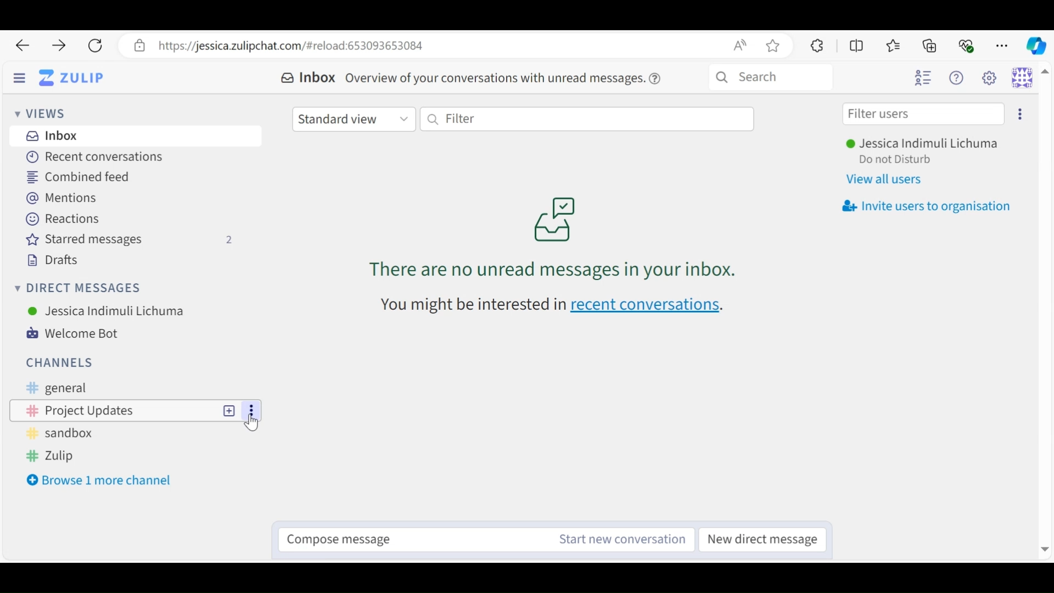 Image resolution: width=1054 pixels, height=593 pixels. I want to click on Standard View, so click(355, 118).